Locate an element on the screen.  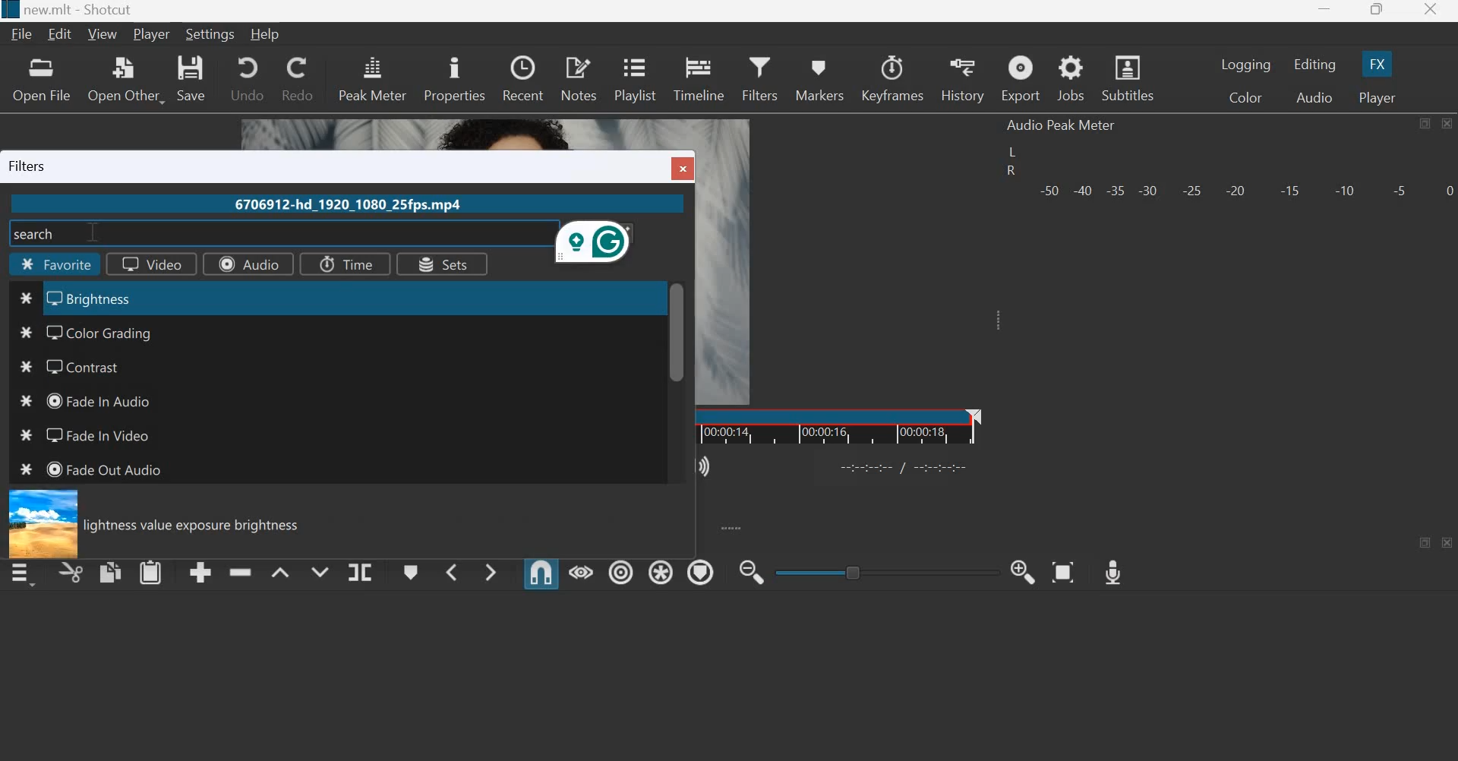
properties is located at coordinates (454, 77).